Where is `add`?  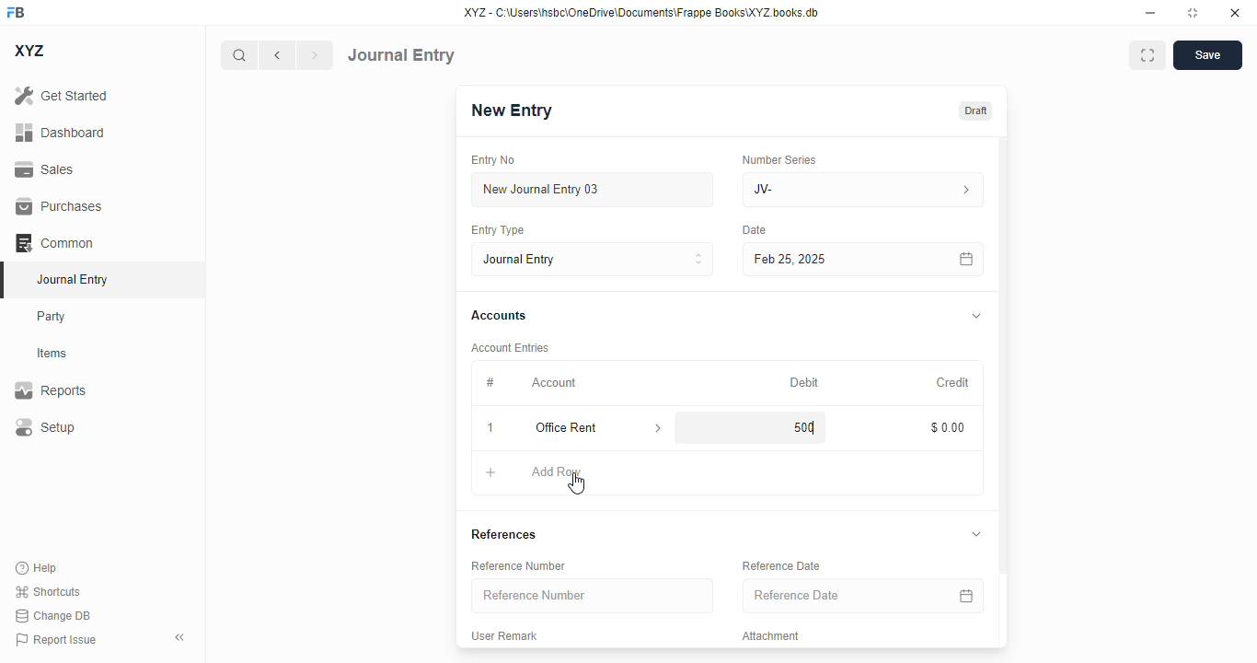
add is located at coordinates (491, 471).